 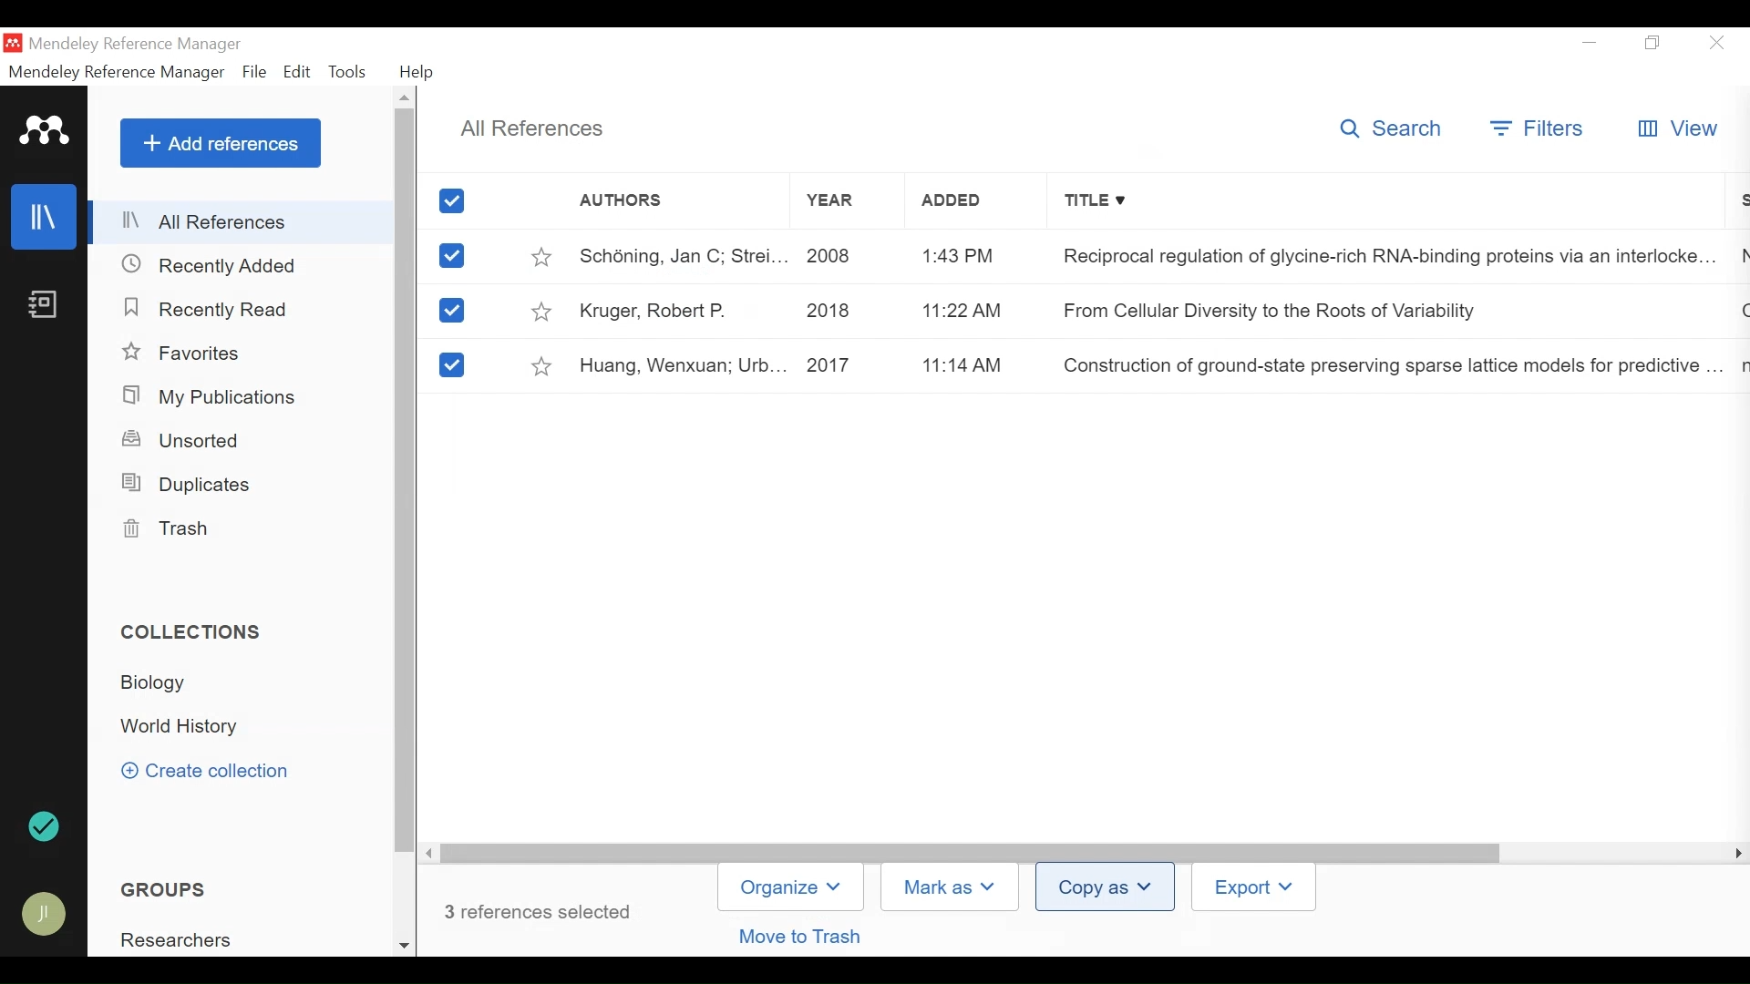 I want to click on Scroll up, so click(x=404, y=98).